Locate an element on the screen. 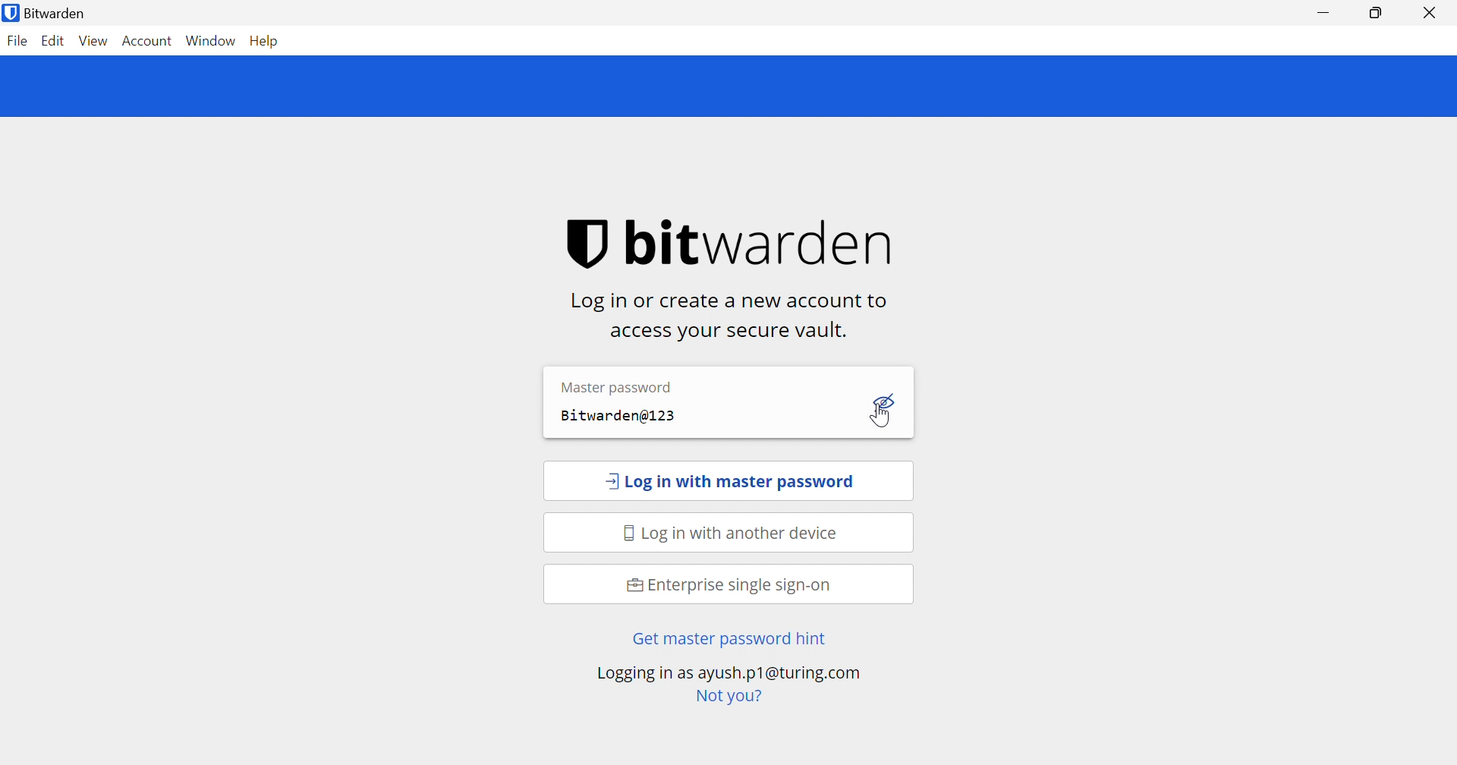 The height and width of the screenshot is (765, 1457). Enterprise single sign-on is located at coordinates (729, 586).